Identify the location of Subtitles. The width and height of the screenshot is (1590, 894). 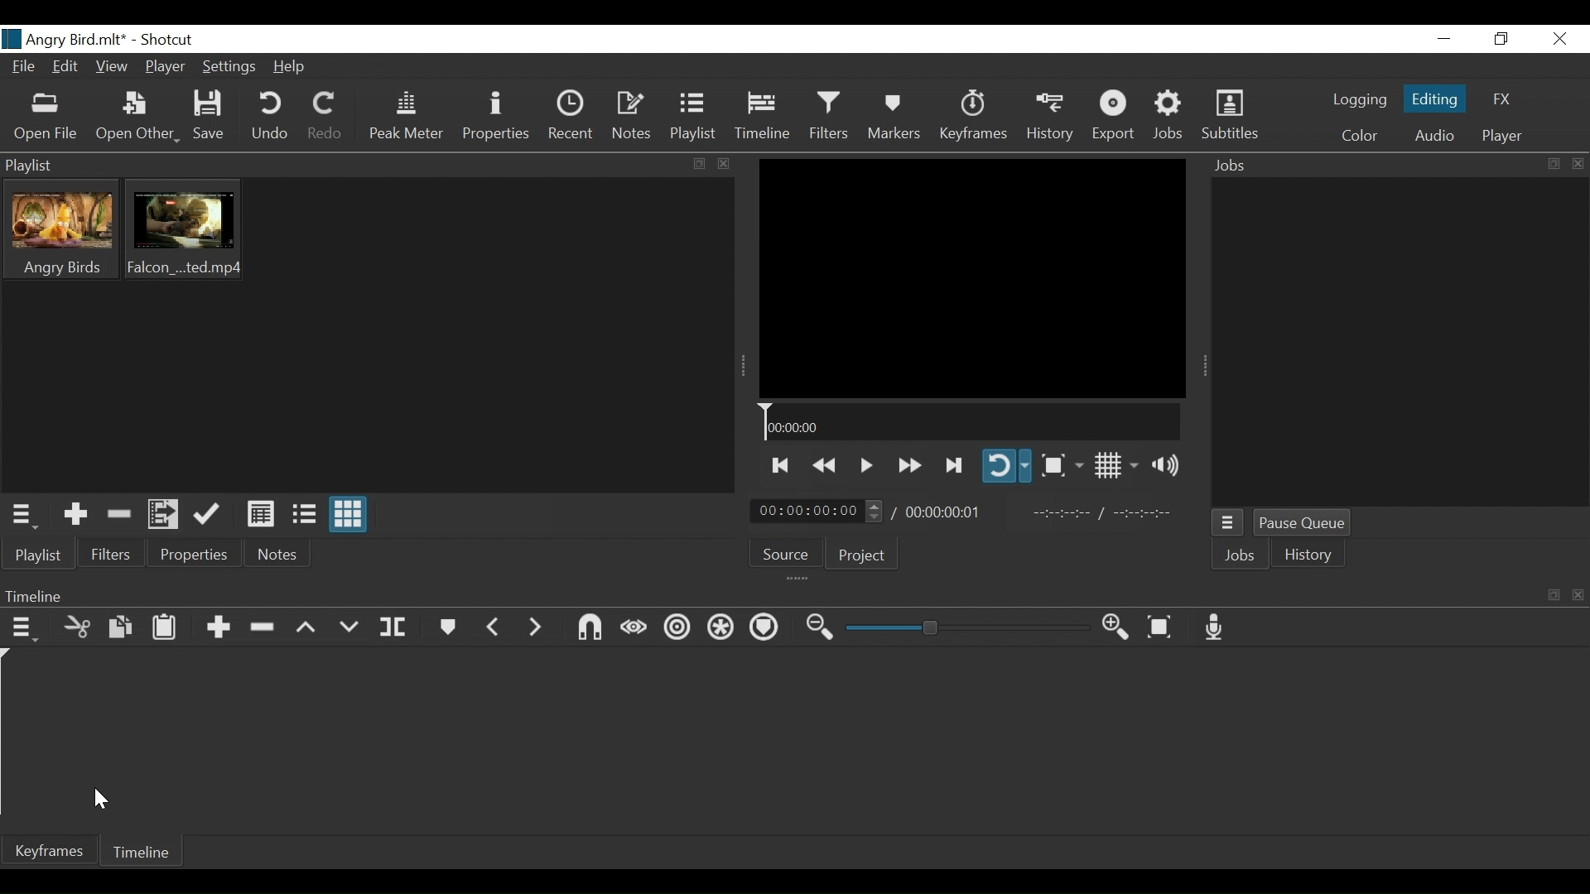
(1231, 117).